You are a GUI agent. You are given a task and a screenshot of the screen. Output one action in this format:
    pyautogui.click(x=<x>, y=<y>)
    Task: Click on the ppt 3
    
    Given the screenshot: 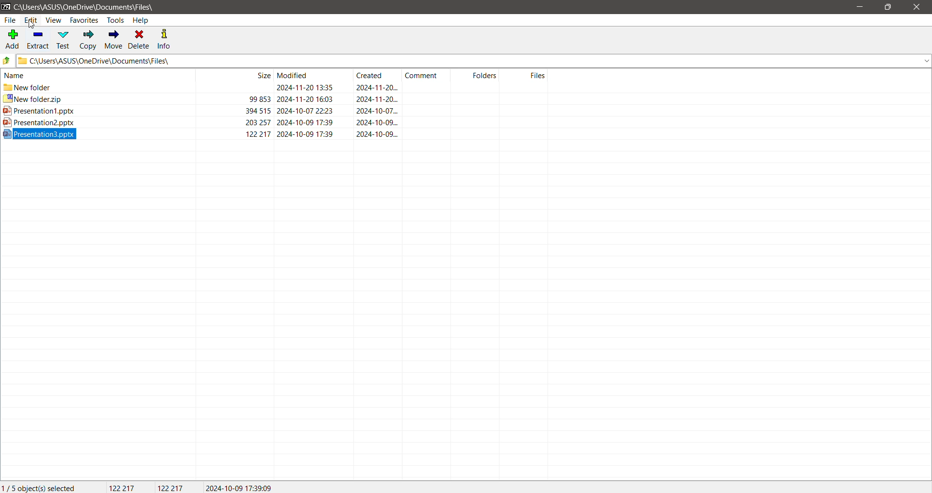 What is the action you would take?
    pyautogui.click(x=274, y=134)
    